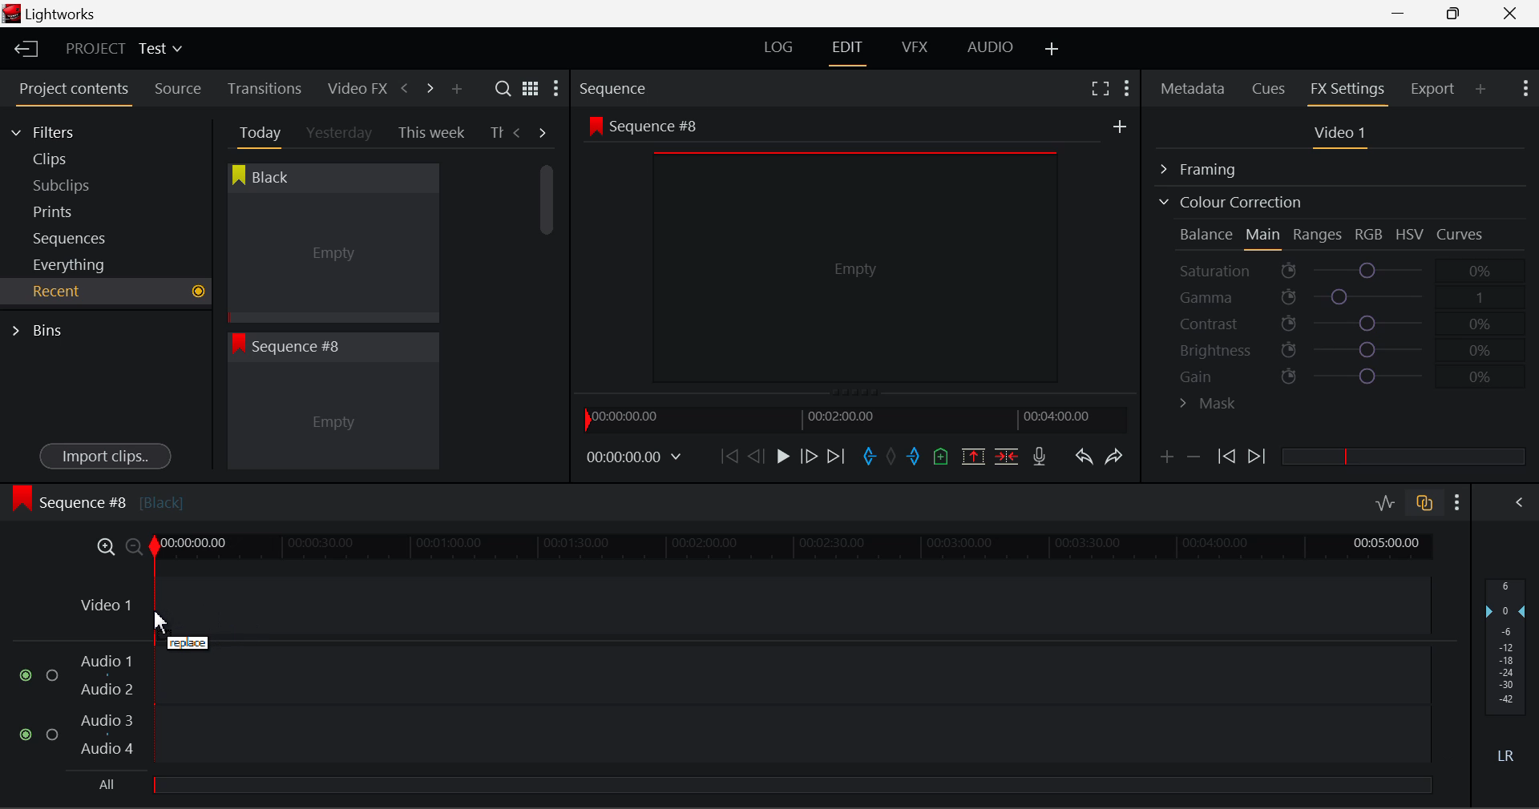 This screenshot has width=1539, height=809. Describe the element at coordinates (1194, 86) in the screenshot. I see `Metadata Panel` at that location.